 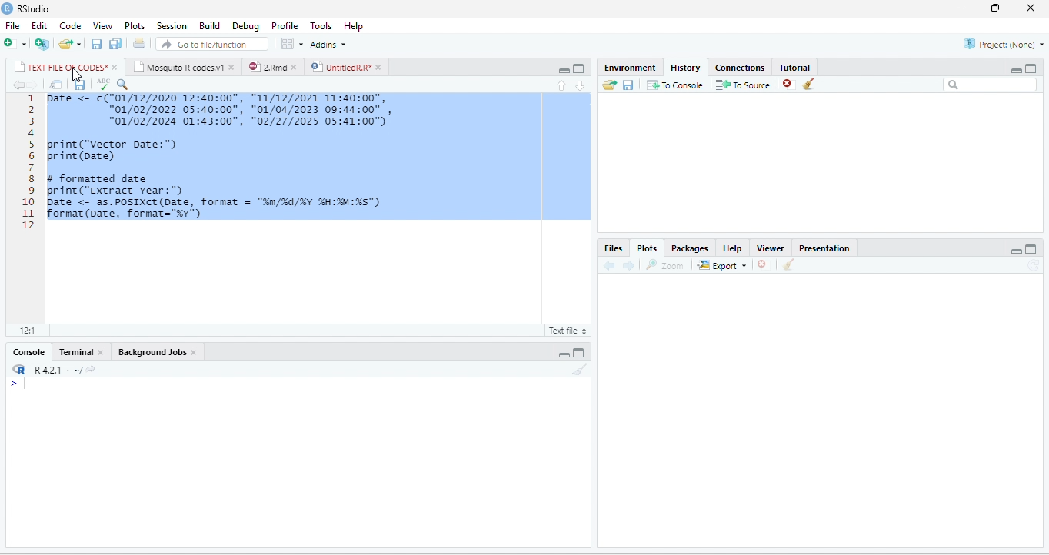 I want to click on RStudio, so click(x=35, y=9).